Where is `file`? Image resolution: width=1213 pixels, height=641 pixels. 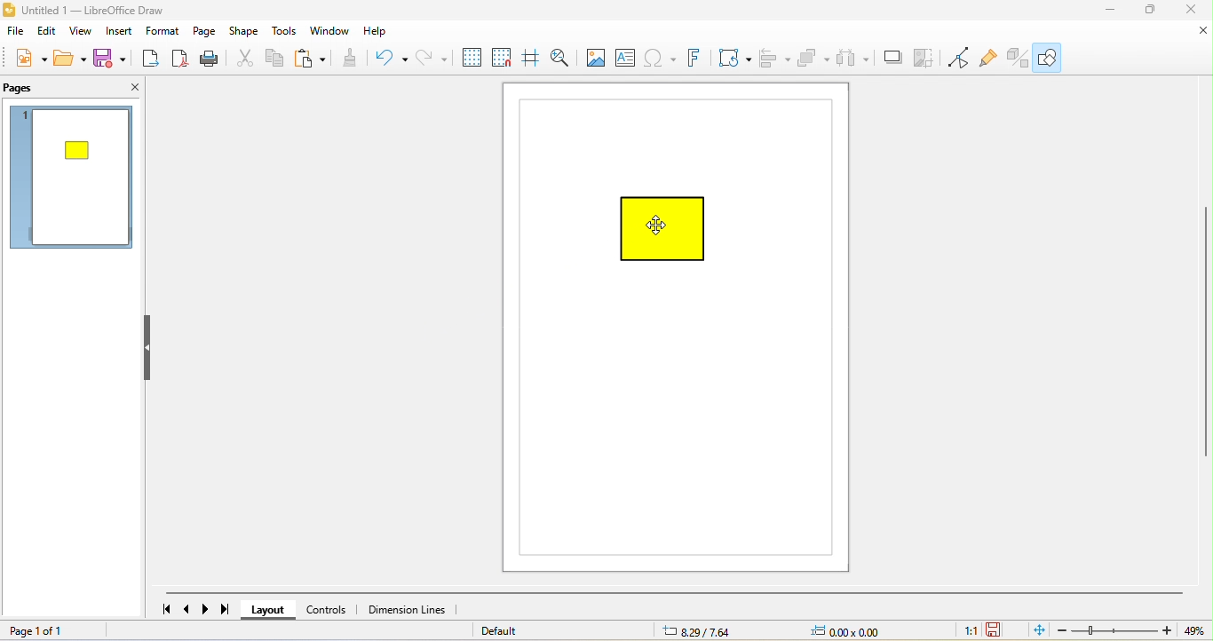 file is located at coordinates (17, 30).